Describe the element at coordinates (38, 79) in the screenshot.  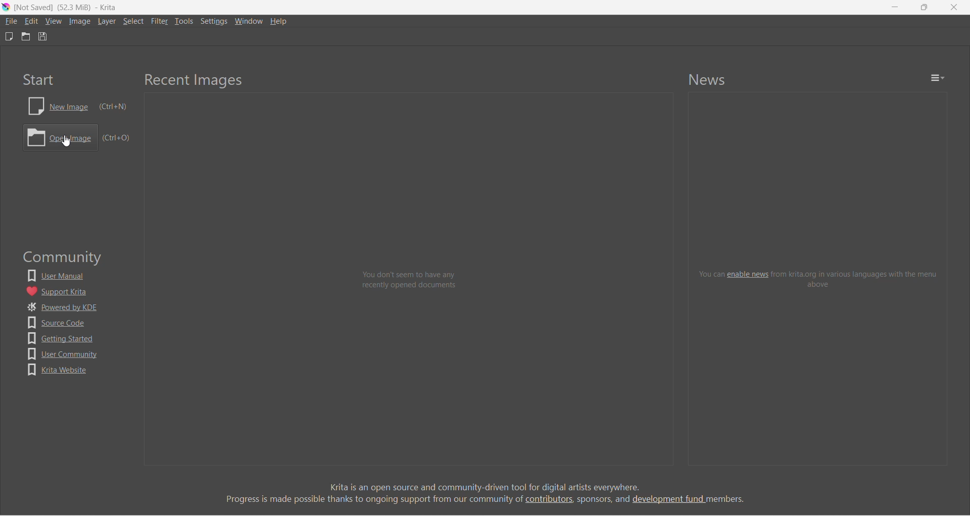
I see `start` at that location.